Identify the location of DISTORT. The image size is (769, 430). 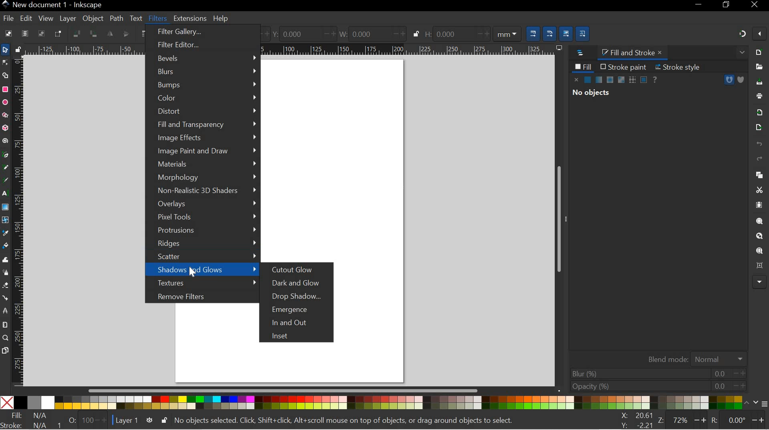
(203, 113).